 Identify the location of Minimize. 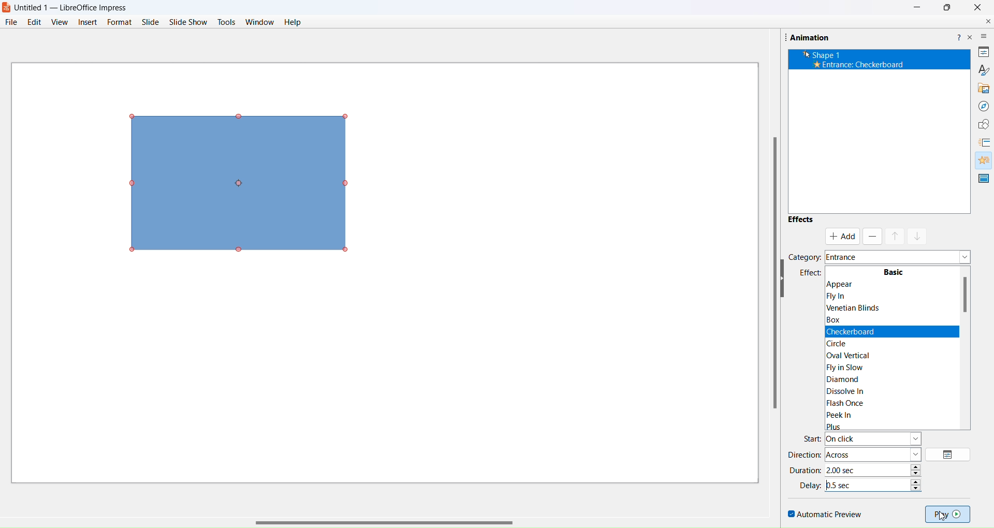
(915, 9).